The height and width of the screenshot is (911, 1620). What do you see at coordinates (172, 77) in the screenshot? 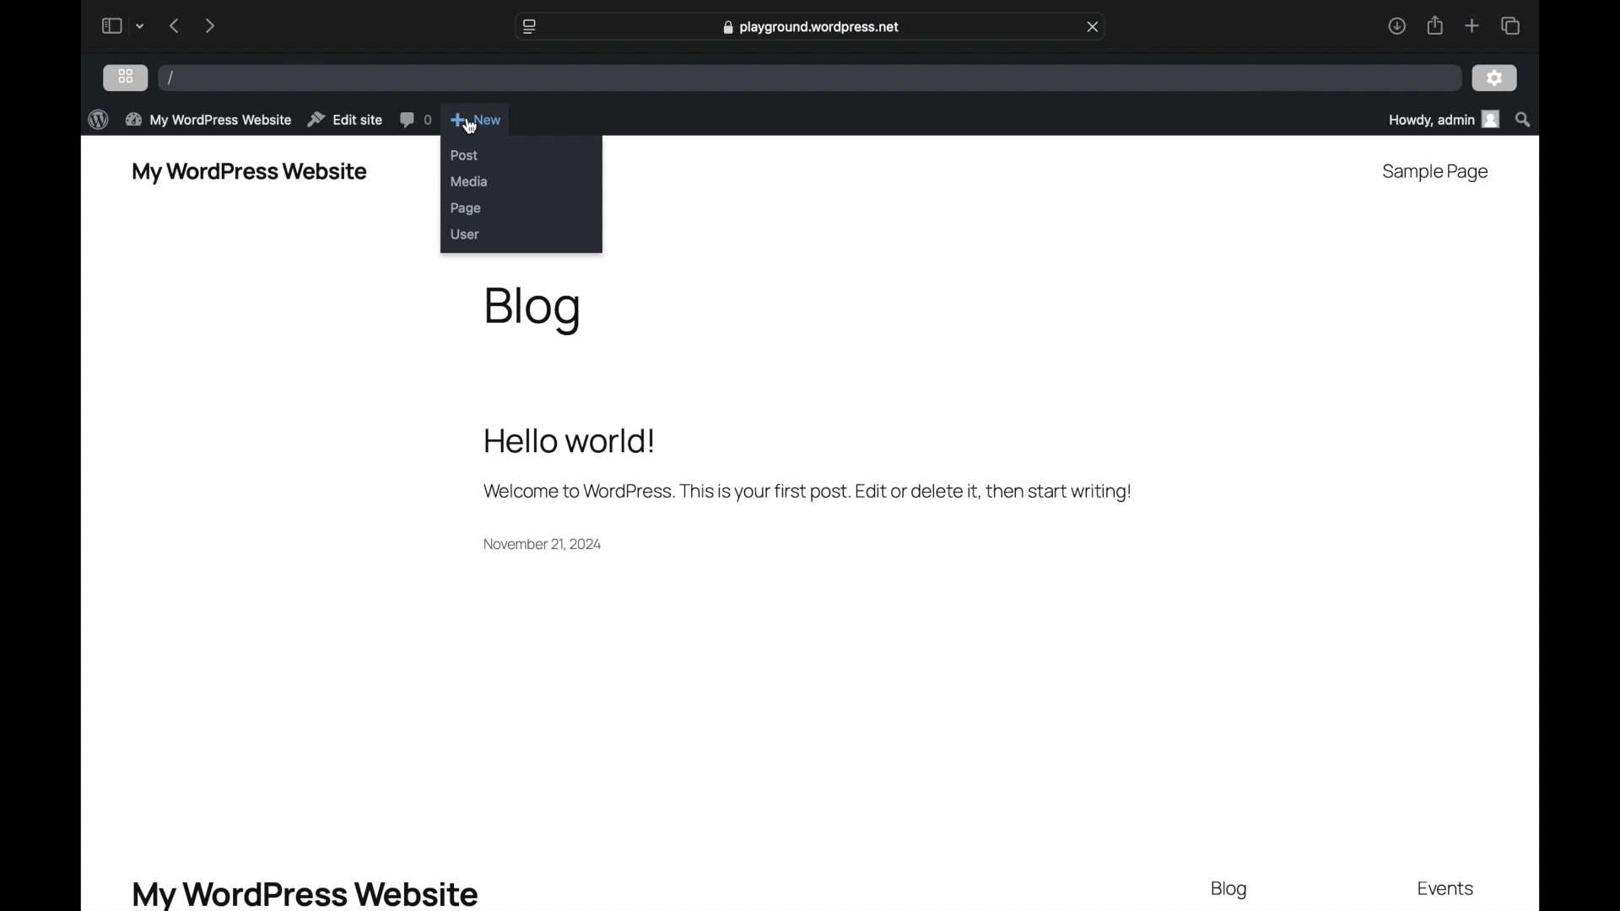
I see `/` at bounding box center [172, 77].